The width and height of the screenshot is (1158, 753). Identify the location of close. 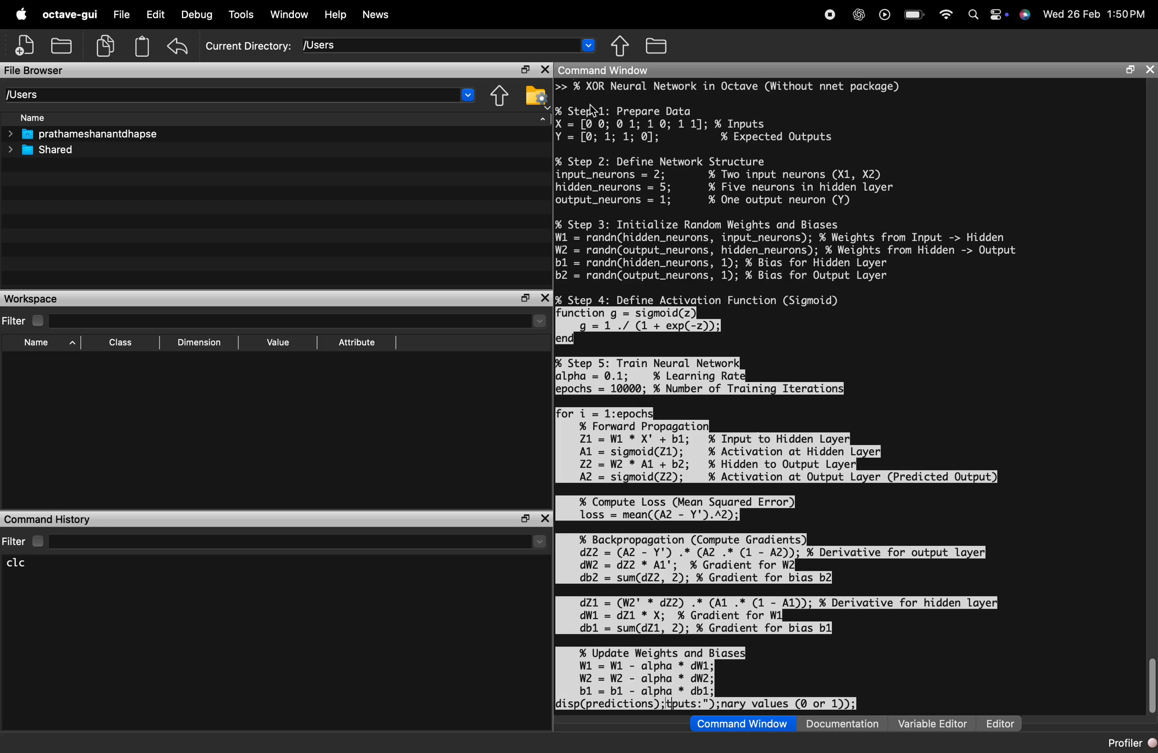
(544, 71).